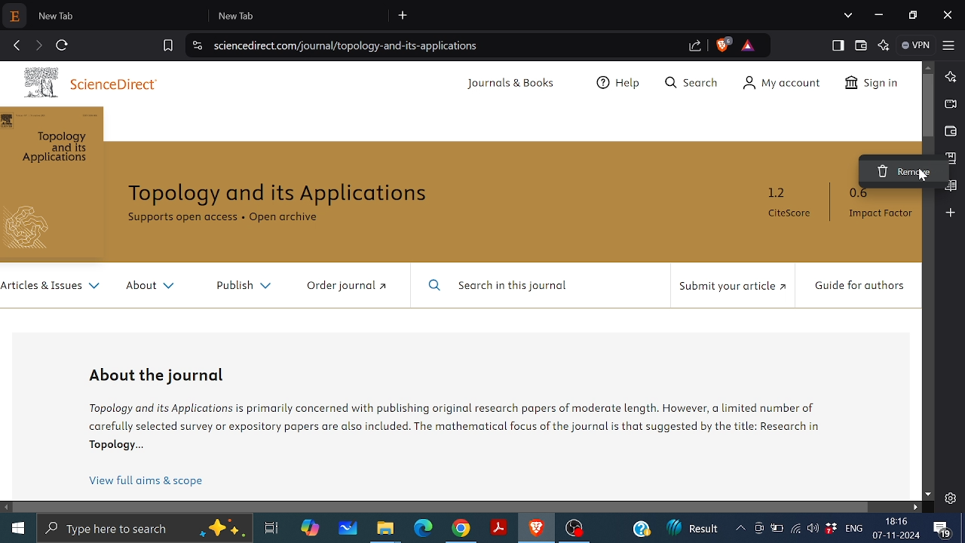  What do you see at coordinates (950, 186) in the screenshot?
I see `Reading list` at bounding box center [950, 186].